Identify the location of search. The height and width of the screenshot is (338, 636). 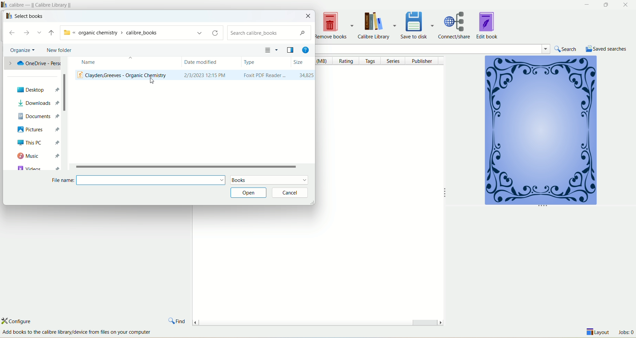
(448, 48).